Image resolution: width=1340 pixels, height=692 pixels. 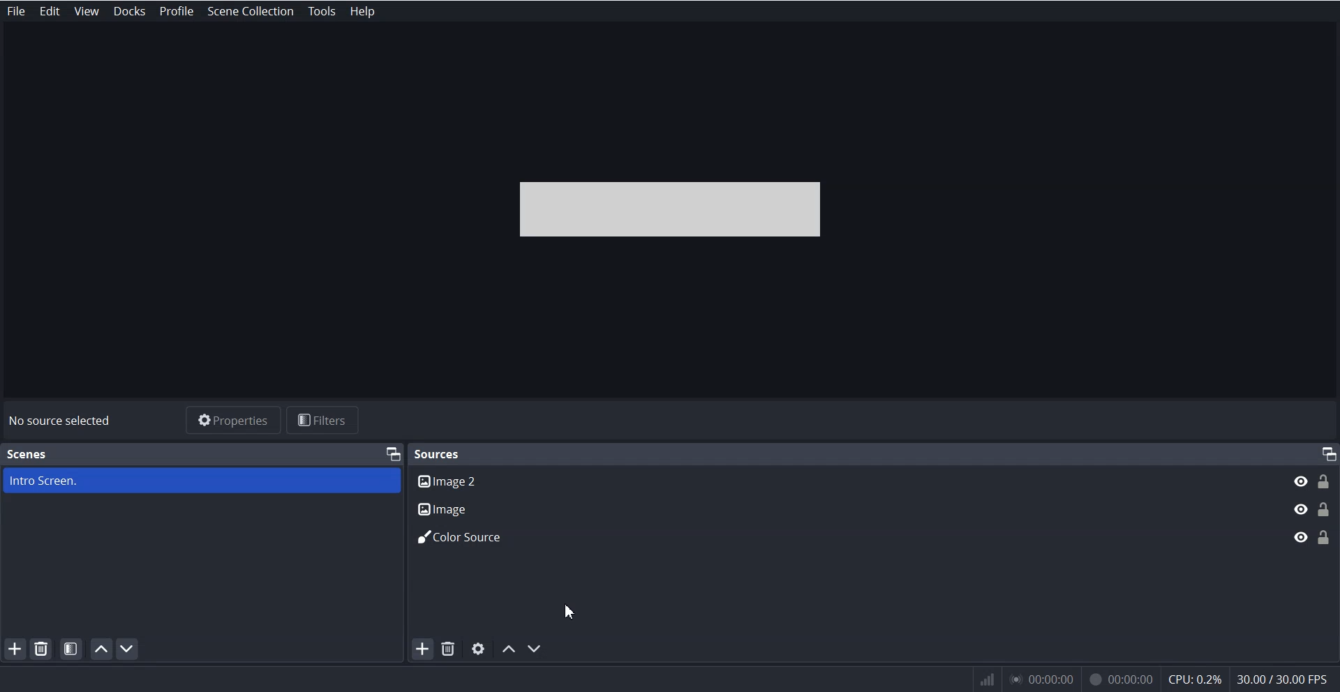 What do you see at coordinates (1327, 454) in the screenshot?
I see `Maximize` at bounding box center [1327, 454].